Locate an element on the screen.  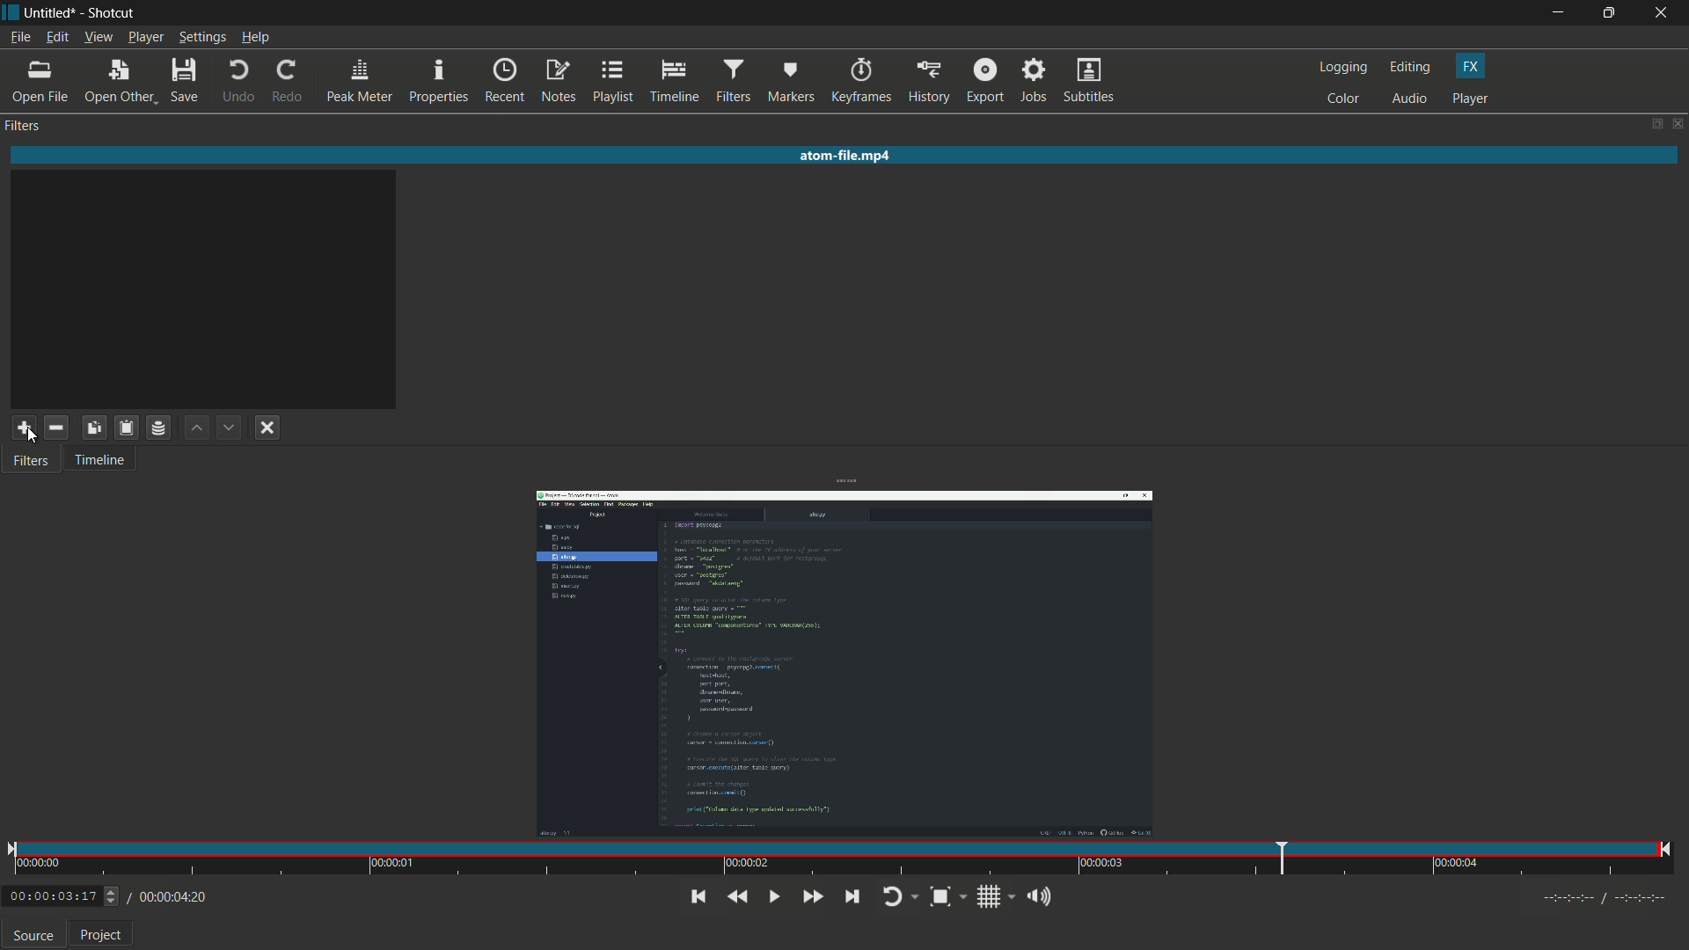
editing is located at coordinates (1411, 67).